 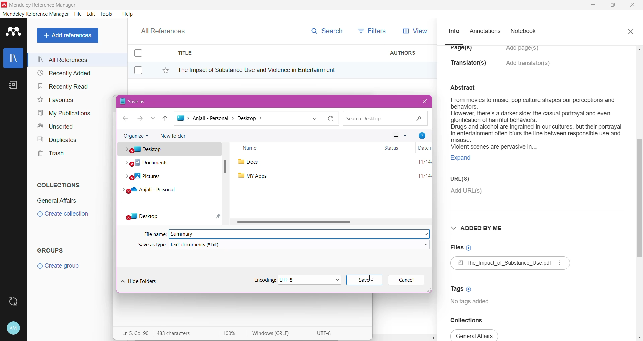 I want to click on Select the required file type, so click(x=300, y=244).